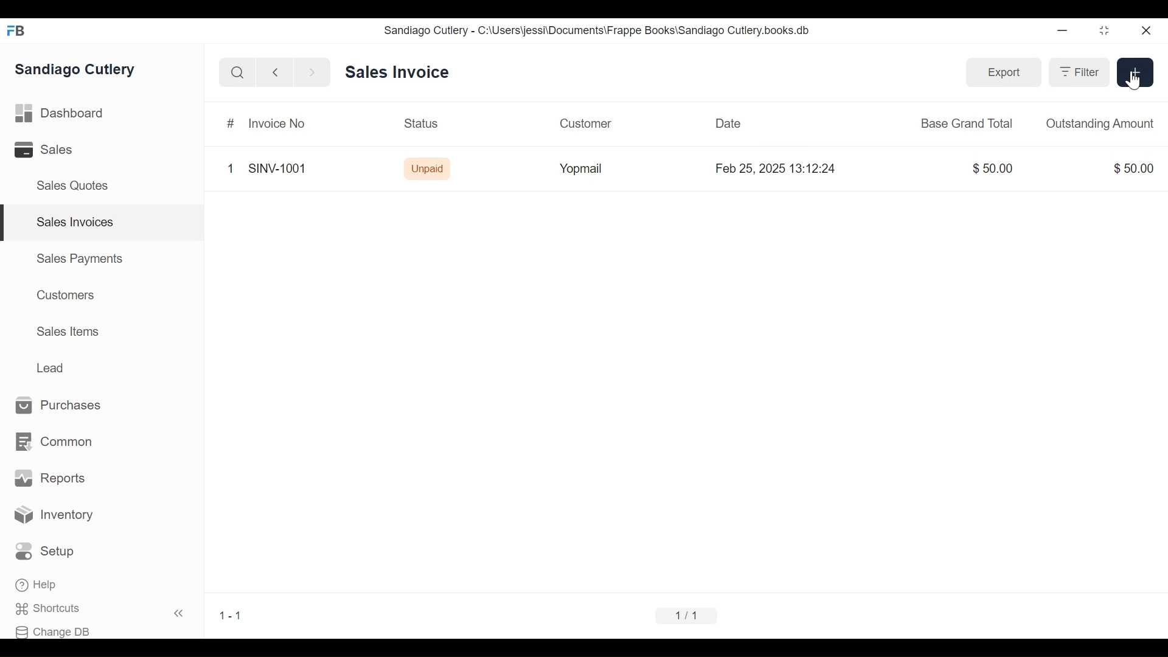 Image resolution: width=1168 pixels, height=657 pixels. I want to click on forward, so click(313, 72).